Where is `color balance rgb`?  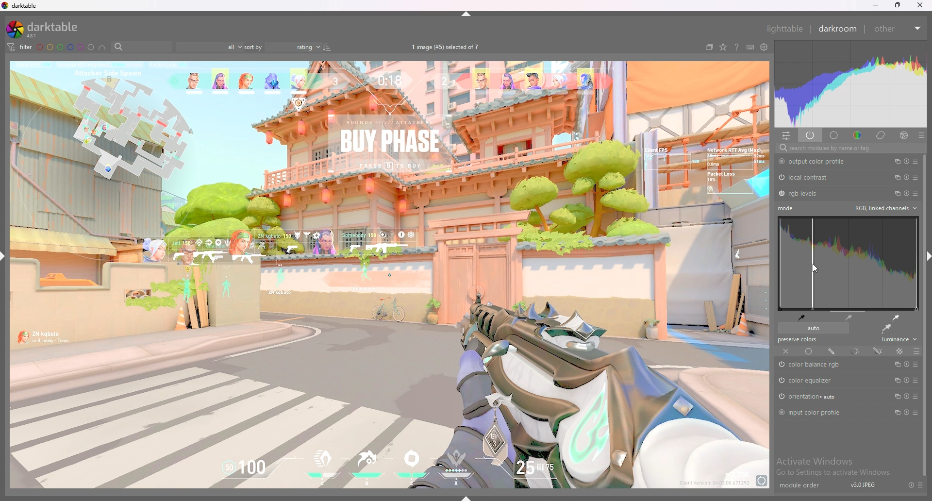 color balance rgb is located at coordinates (820, 365).